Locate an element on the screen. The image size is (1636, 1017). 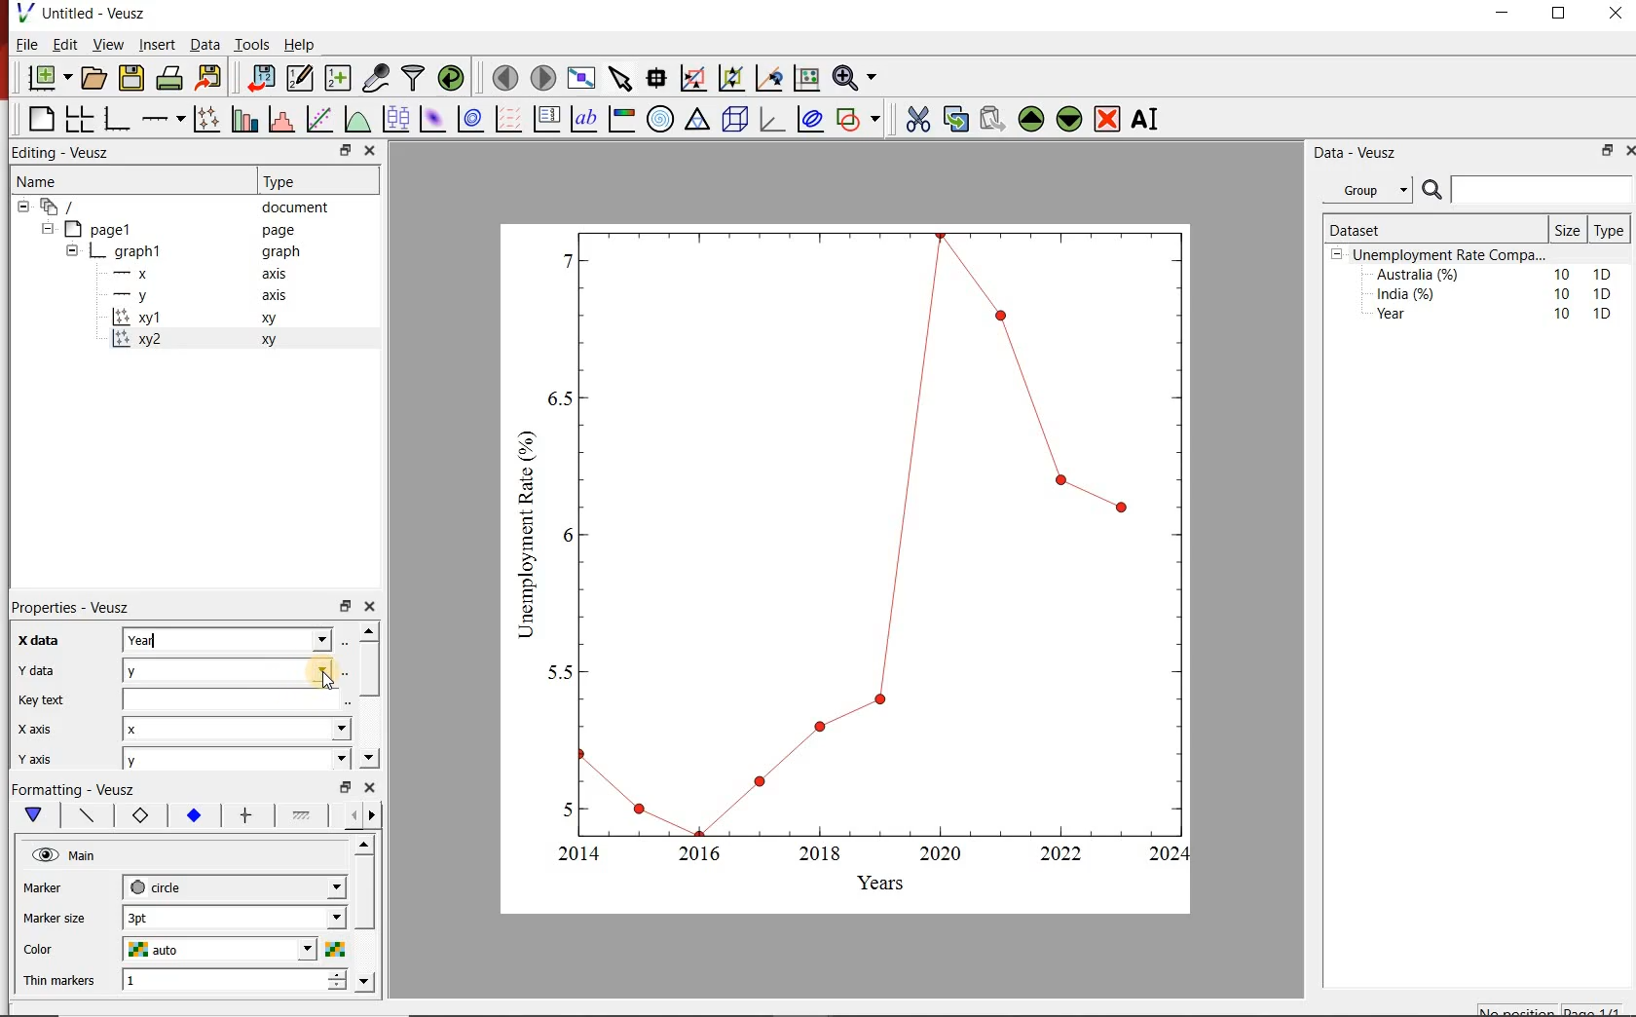
scroll bar is located at coordinates (365, 909).